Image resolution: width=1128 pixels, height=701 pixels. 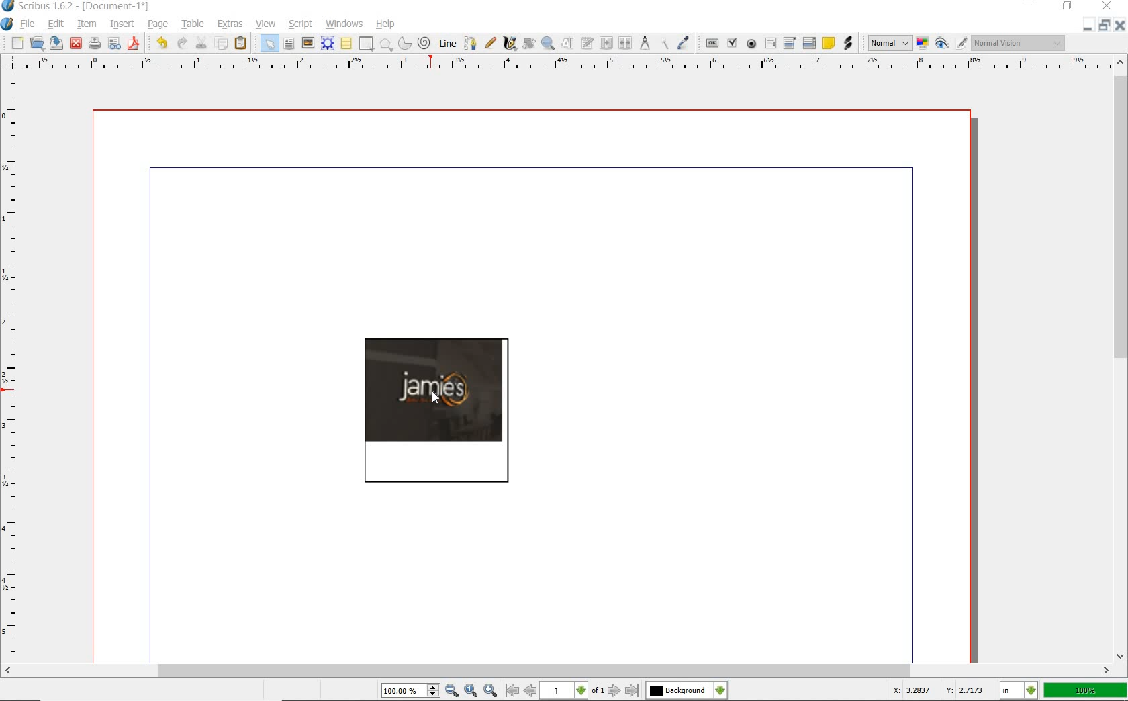 What do you see at coordinates (712, 44) in the screenshot?
I see `pdf push button` at bounding box center [712, 44].